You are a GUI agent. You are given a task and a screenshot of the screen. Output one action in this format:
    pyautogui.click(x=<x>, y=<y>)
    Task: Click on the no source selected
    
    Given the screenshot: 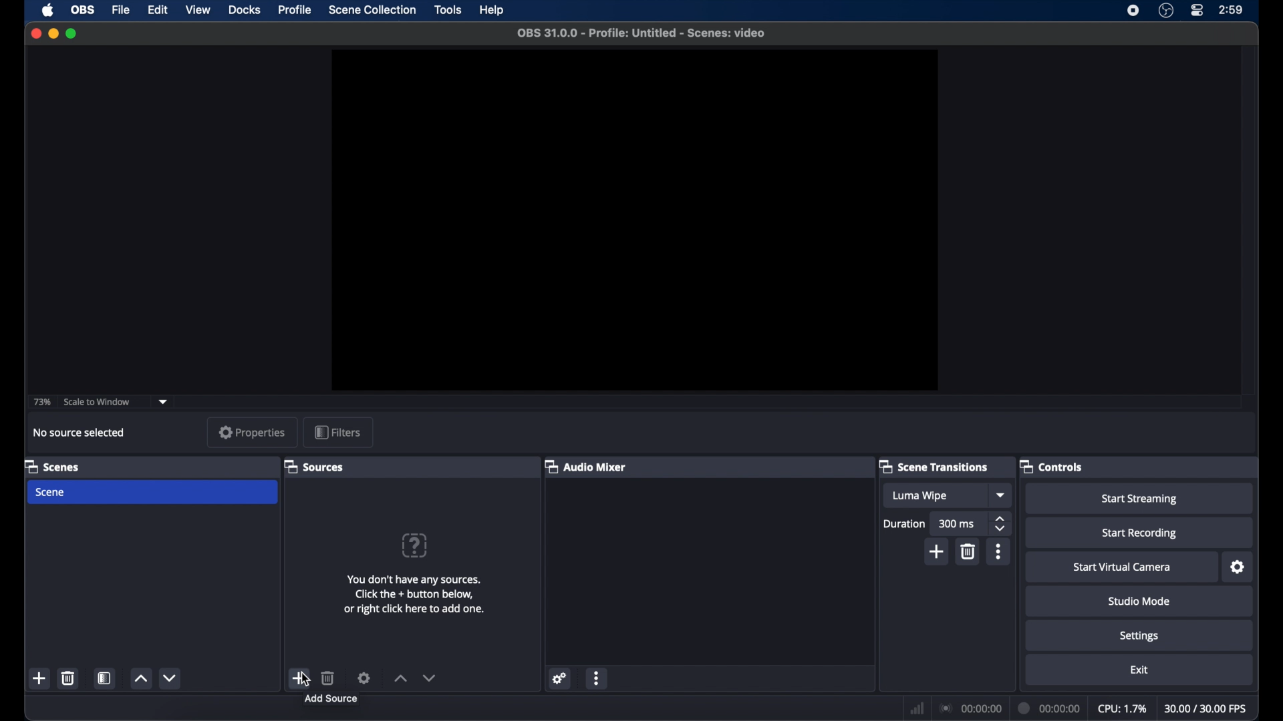 What is the action you would take?
    pyautogui.click(x=82, y=433)
    